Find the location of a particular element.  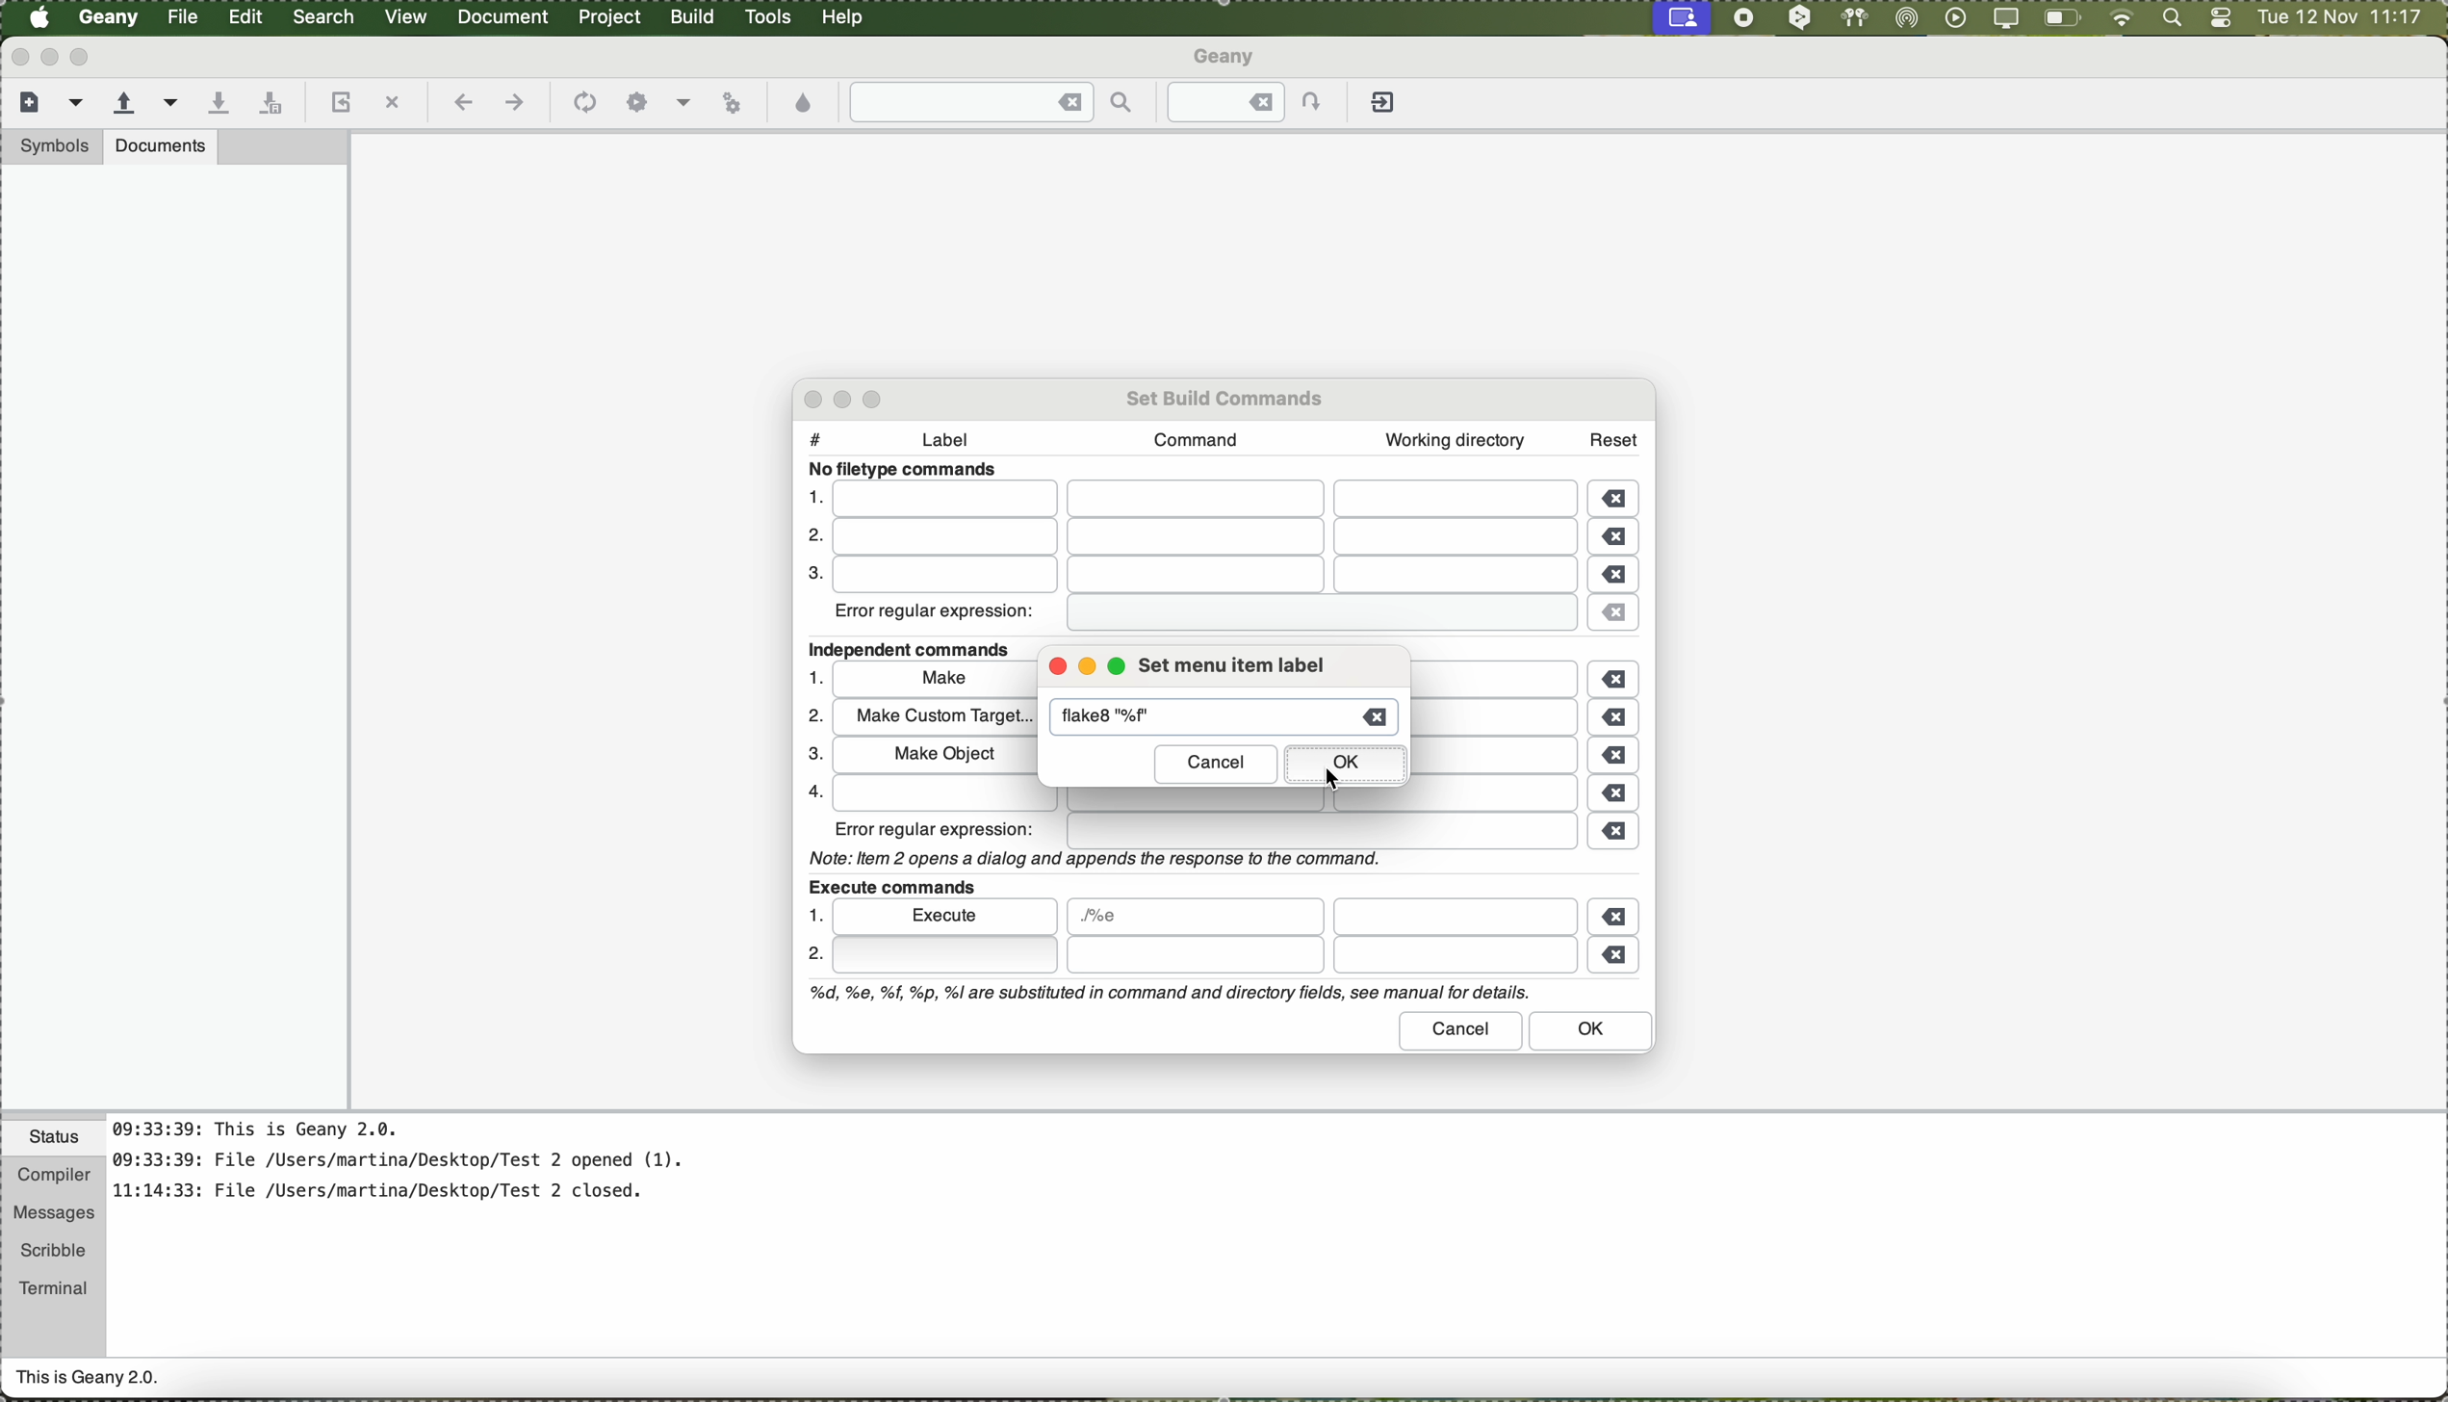

1 is located at coordinates (812, 496).